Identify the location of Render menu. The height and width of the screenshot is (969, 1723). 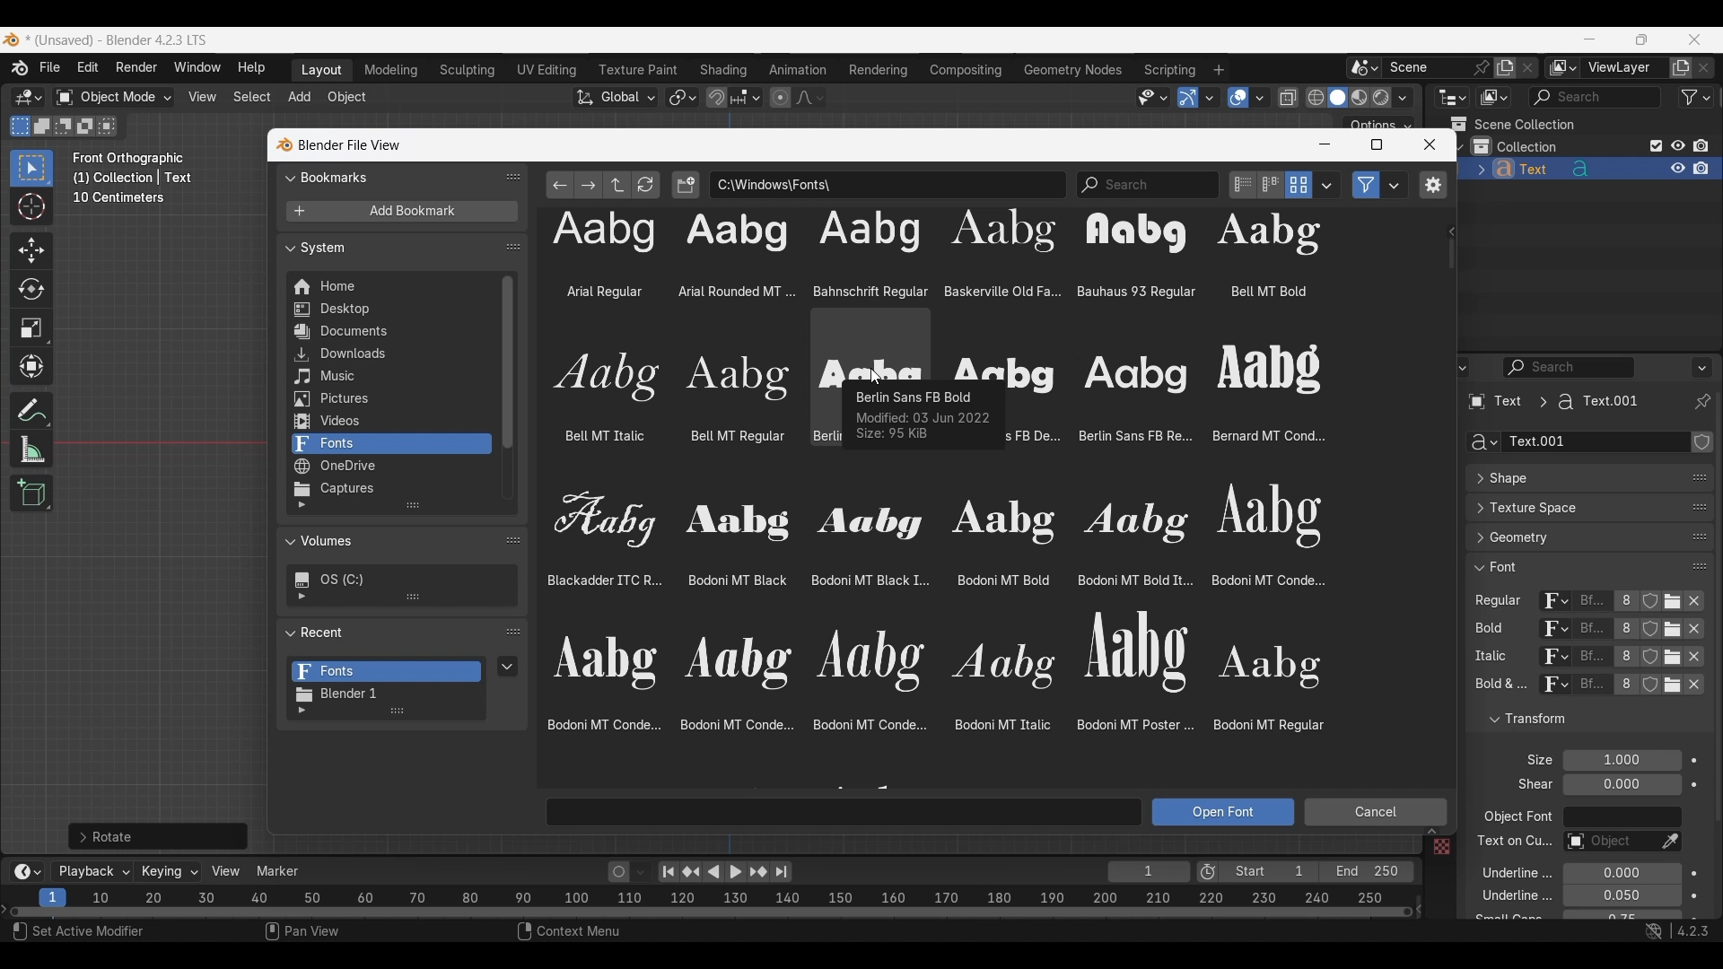
(136, 68).